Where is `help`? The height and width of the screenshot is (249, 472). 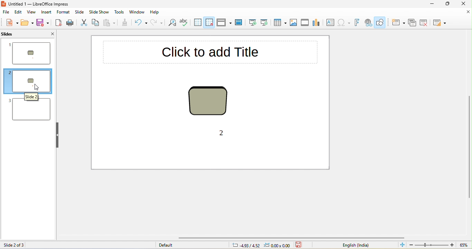
help is located at coordinates (157, 12).